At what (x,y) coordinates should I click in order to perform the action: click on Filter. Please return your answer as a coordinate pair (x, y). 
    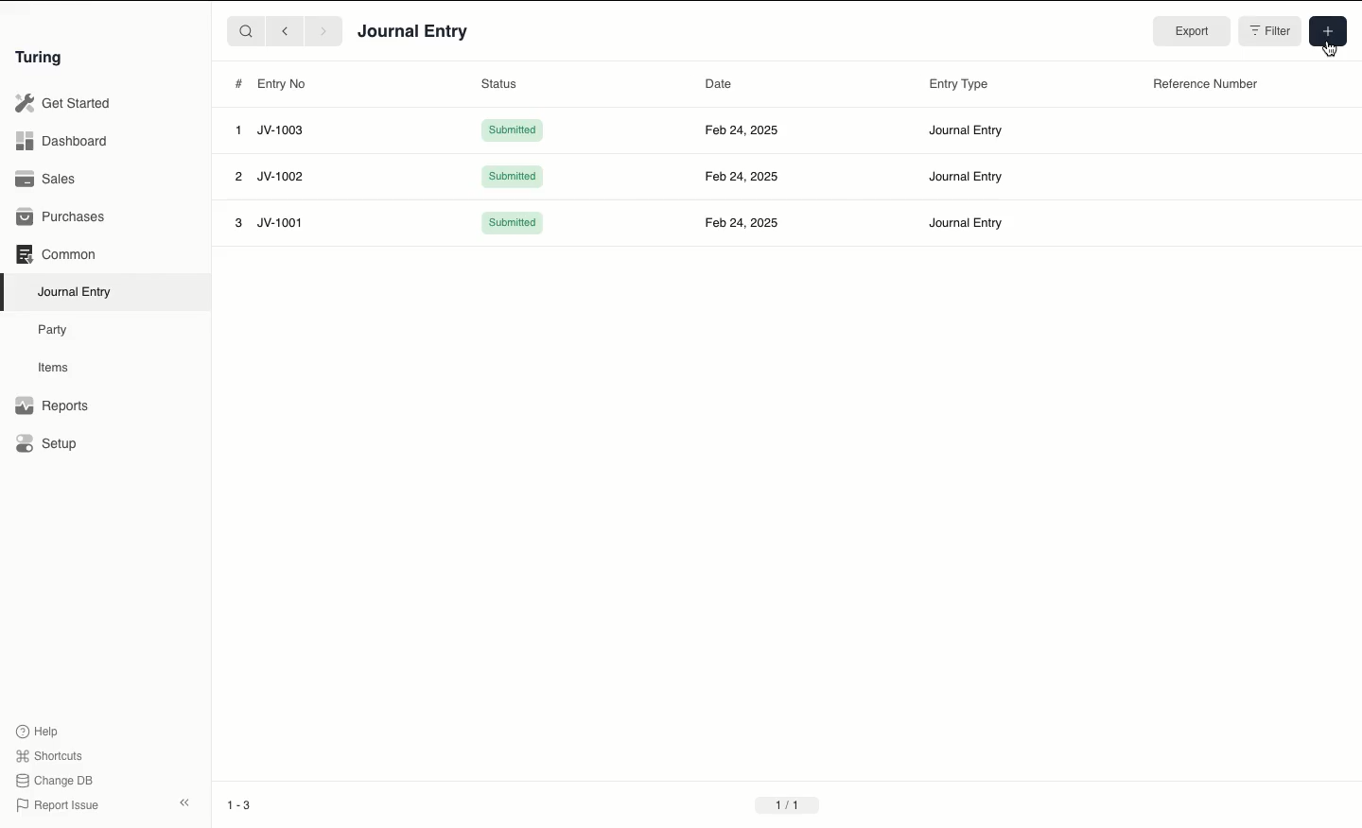
    Looking at the image, I should click on (1267, 29).